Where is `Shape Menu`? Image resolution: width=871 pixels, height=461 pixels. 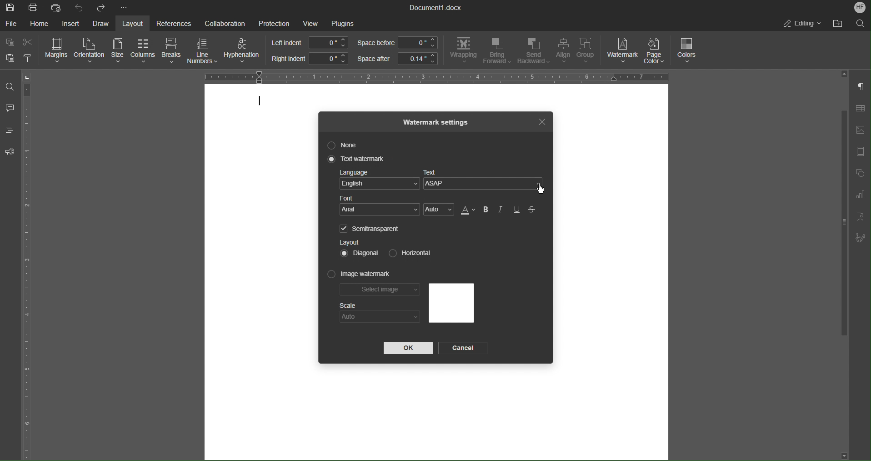 Shape Menu is located at coordinates (859, 174).